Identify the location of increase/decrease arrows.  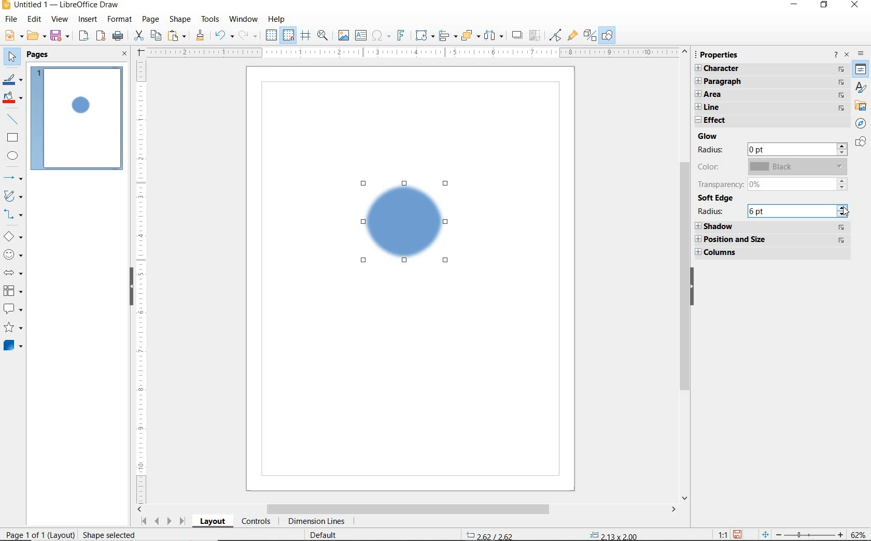
(844, 210).